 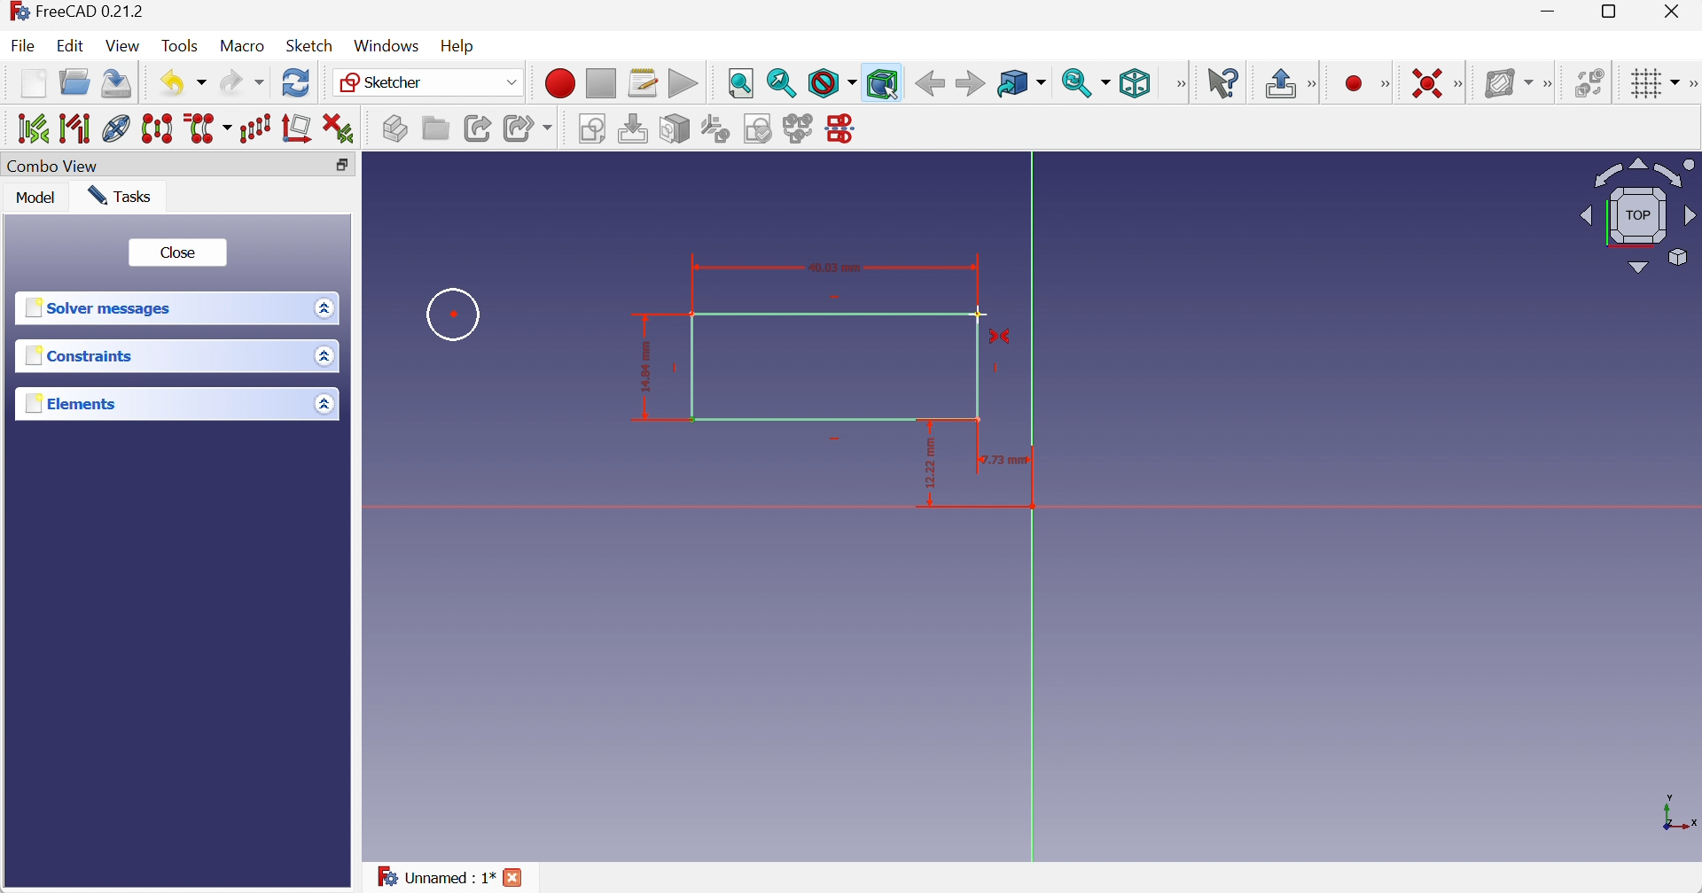 What do you see at coordinates (1021, 84) in the screenshot?
I see `Go to linked object` at bounding box center [1021, 84].